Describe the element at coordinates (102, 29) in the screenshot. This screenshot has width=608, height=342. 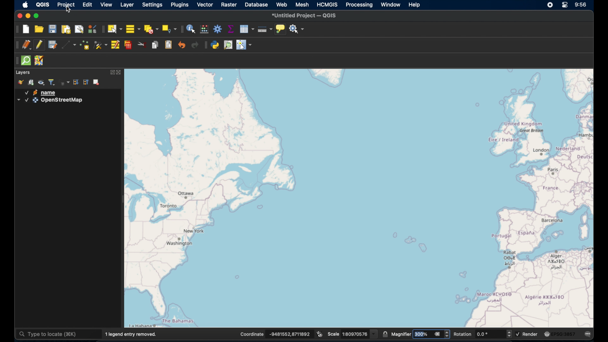
I see `selection toolbar` at that location.